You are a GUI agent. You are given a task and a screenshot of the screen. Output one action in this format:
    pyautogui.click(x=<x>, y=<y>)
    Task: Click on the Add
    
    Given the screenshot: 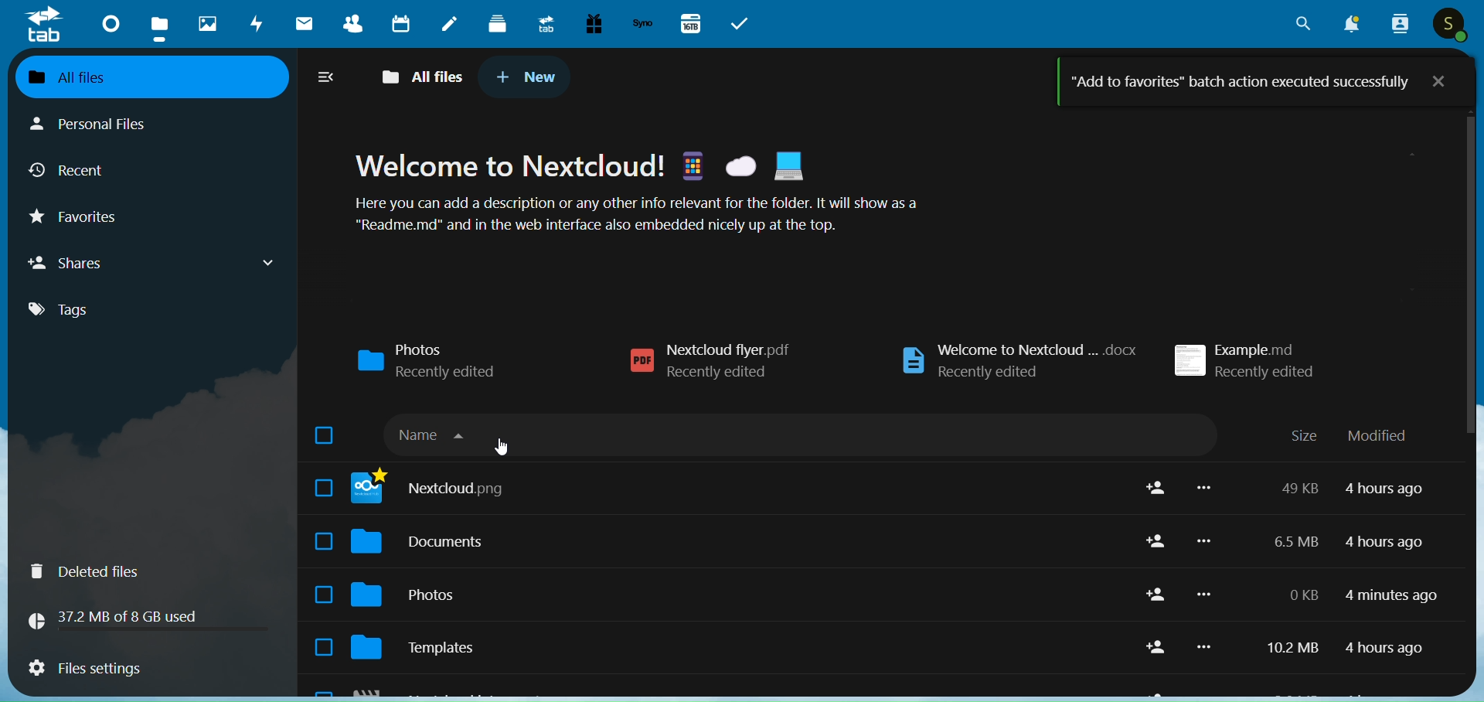 What is the action you would take?
    pyautogui.click(x=1157, y=488)
    